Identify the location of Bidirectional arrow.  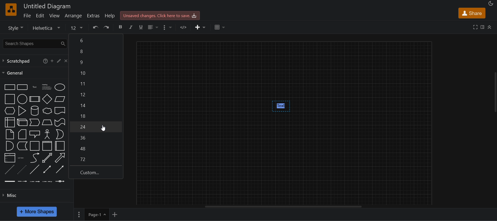
(47, 158).